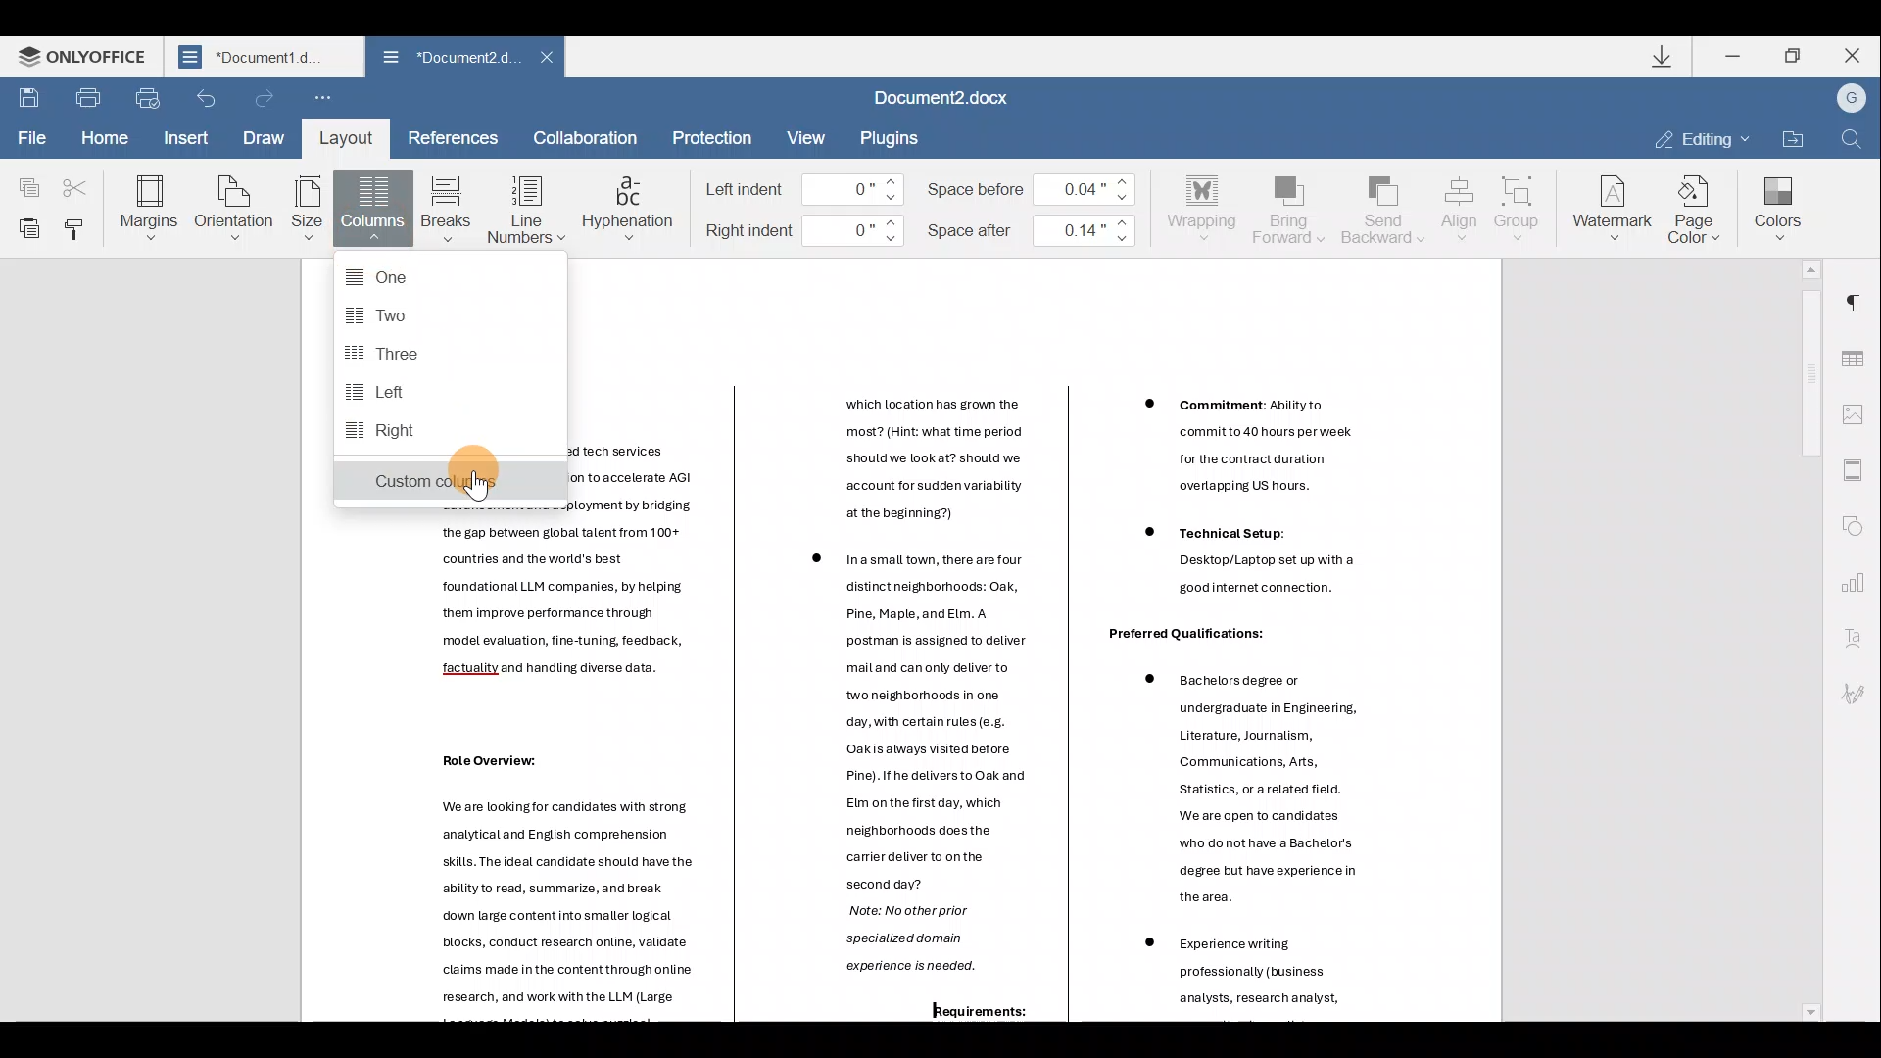 The image size is (1881, 1058). I want to click on Align, so click(1460, 207).